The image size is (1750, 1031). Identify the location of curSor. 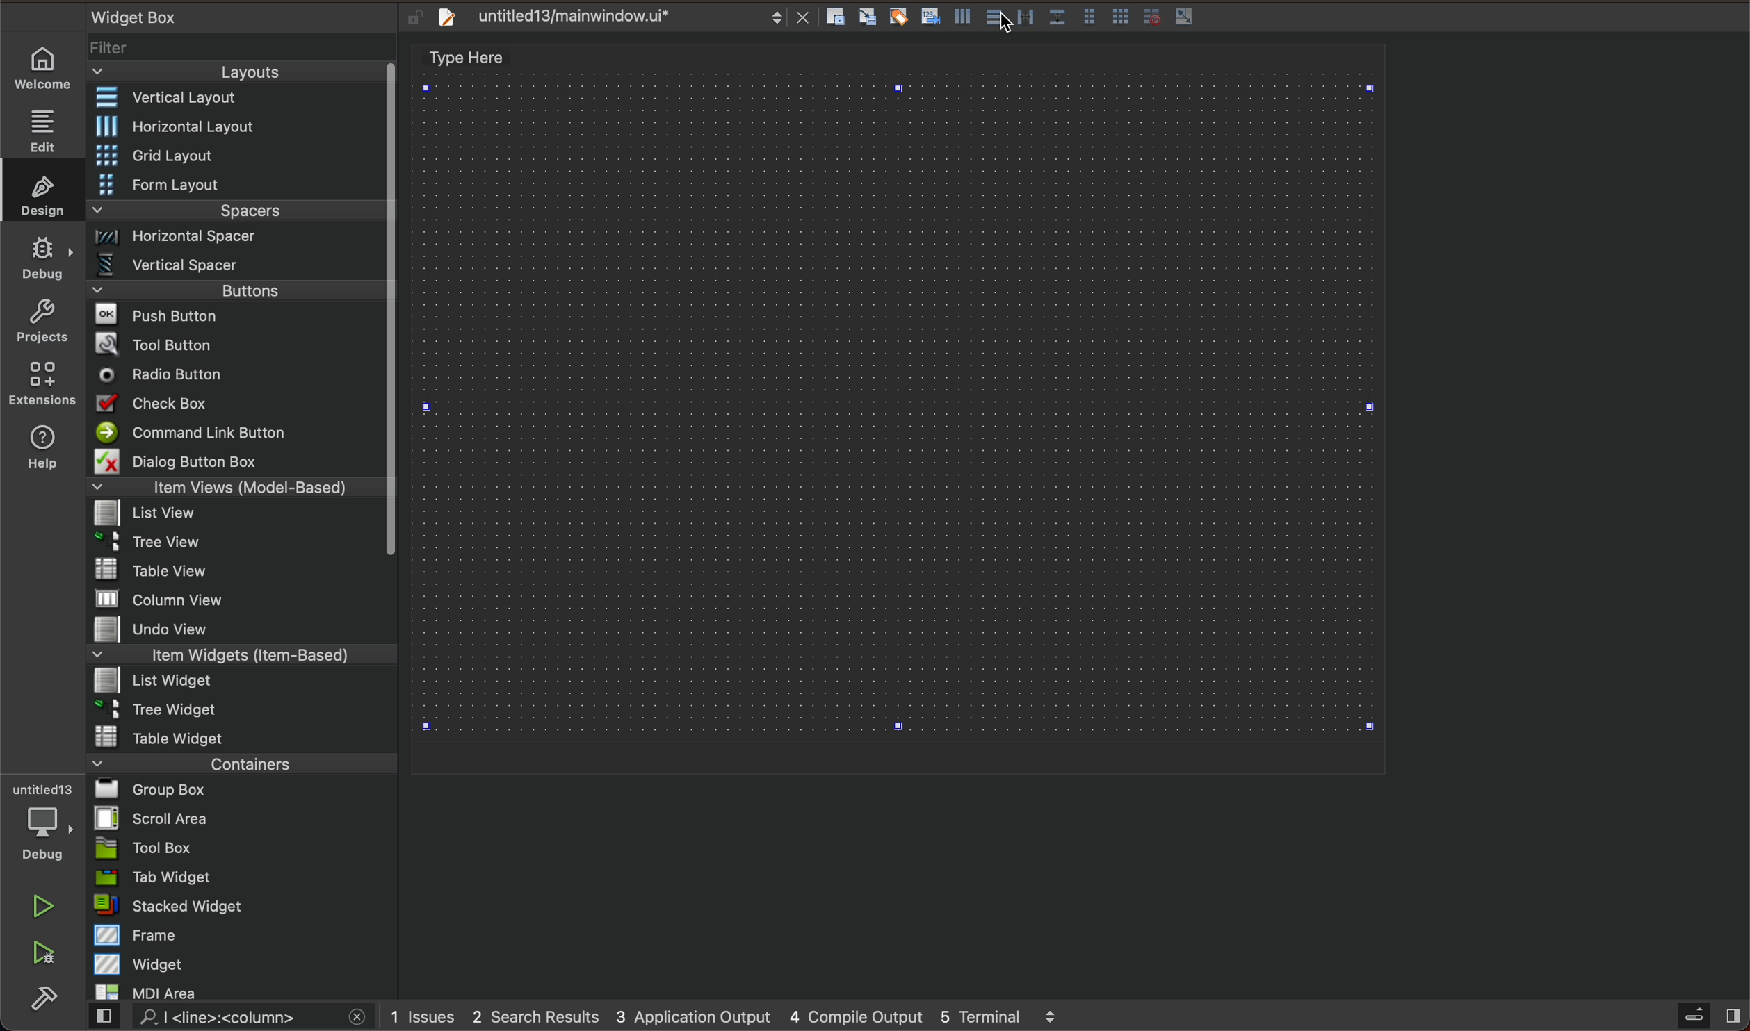
(1001, 25).